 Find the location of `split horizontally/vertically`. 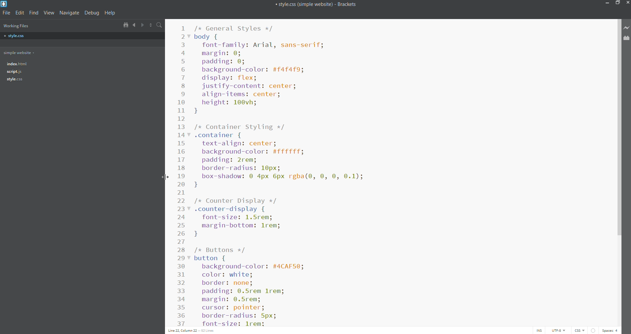

split horizontally/vertically is located at coordinates (151, 24).